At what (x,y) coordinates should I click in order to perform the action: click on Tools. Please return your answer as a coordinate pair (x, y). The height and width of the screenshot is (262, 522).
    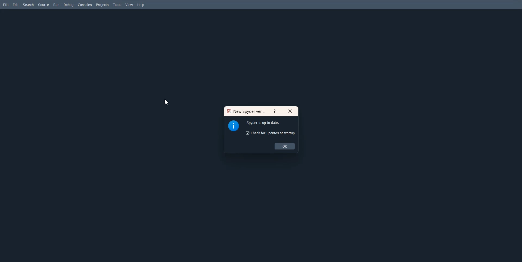
    Looking at the image, I should click on (117, 5).